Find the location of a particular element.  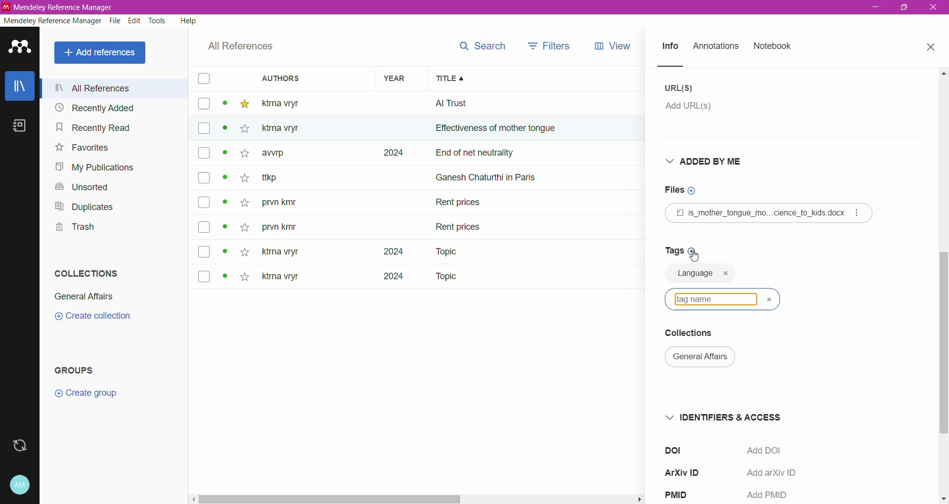

minimize is located at coordinates (877, 8).